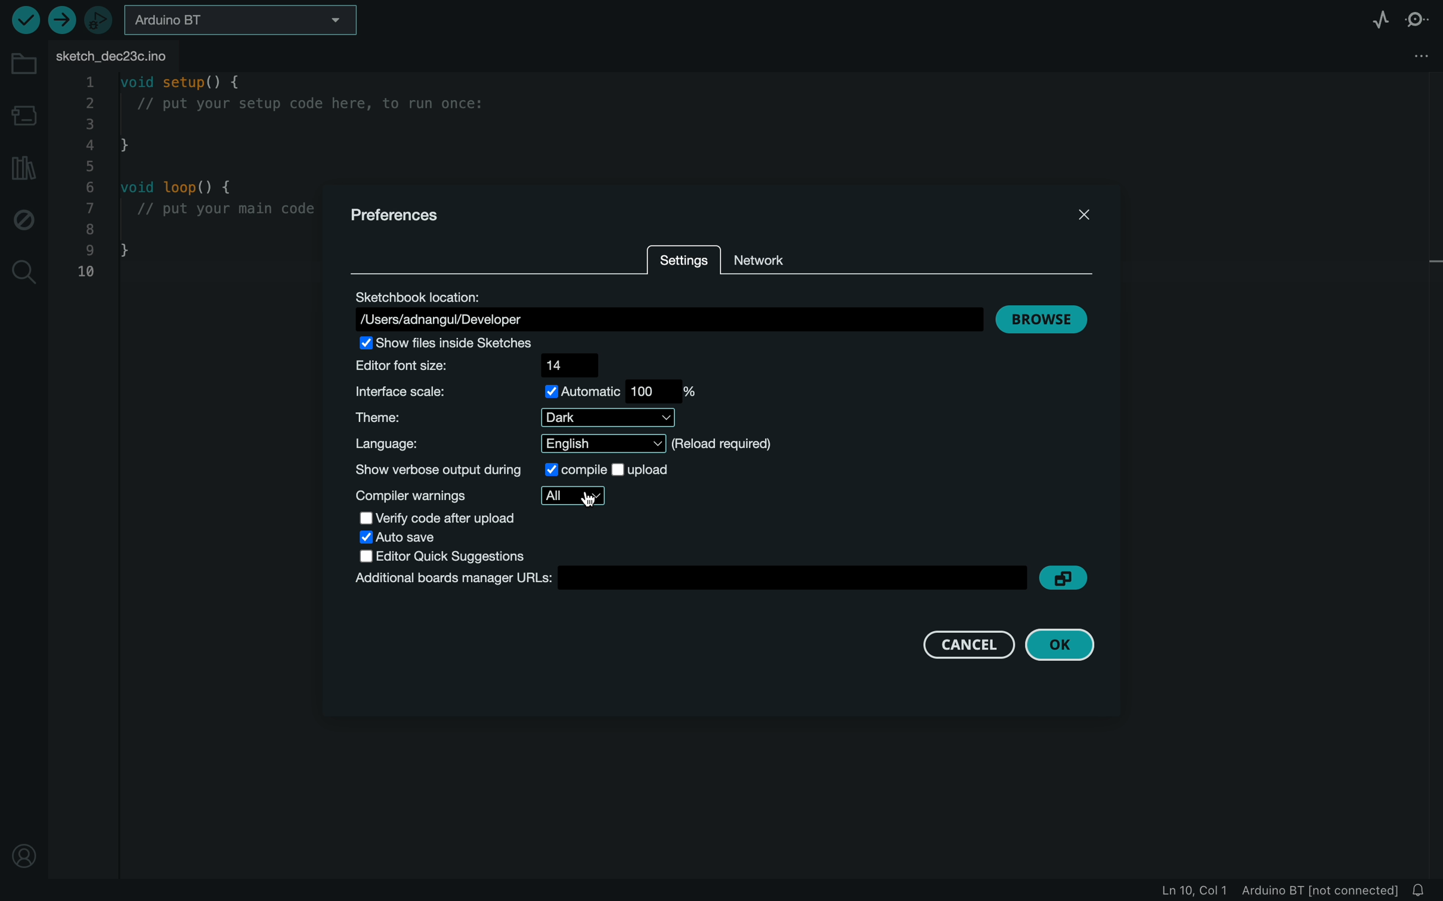 The width and height of the screenshot is (1443, 901). What do you see at coordinates (559, 443) in the screenshot?
I see `language` at bounding box center [559, 443].